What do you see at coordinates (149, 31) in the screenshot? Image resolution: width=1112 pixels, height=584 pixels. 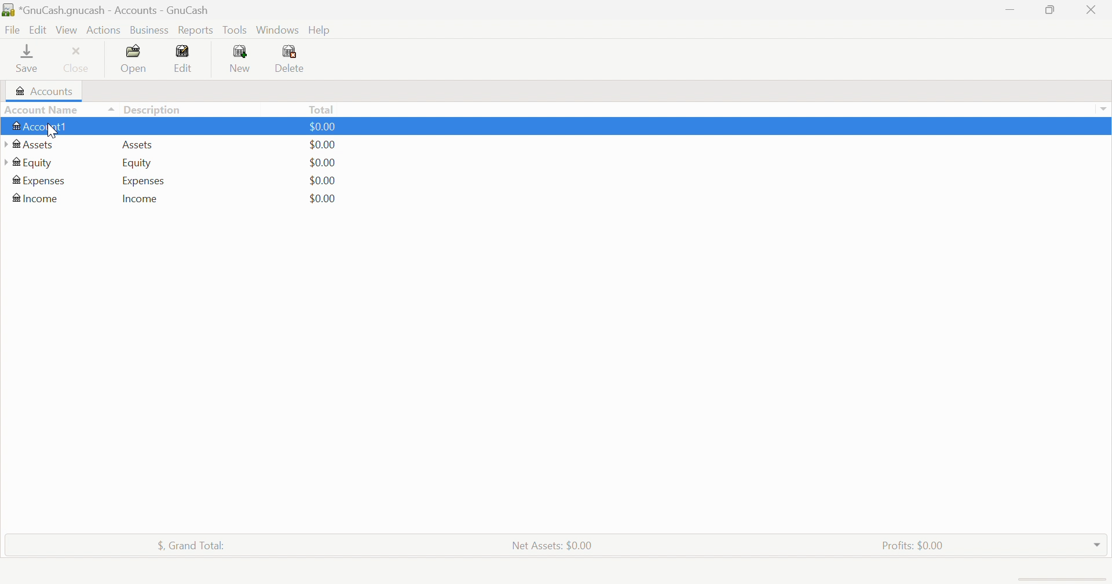 I see `Business` at bounding box center [149, 31].